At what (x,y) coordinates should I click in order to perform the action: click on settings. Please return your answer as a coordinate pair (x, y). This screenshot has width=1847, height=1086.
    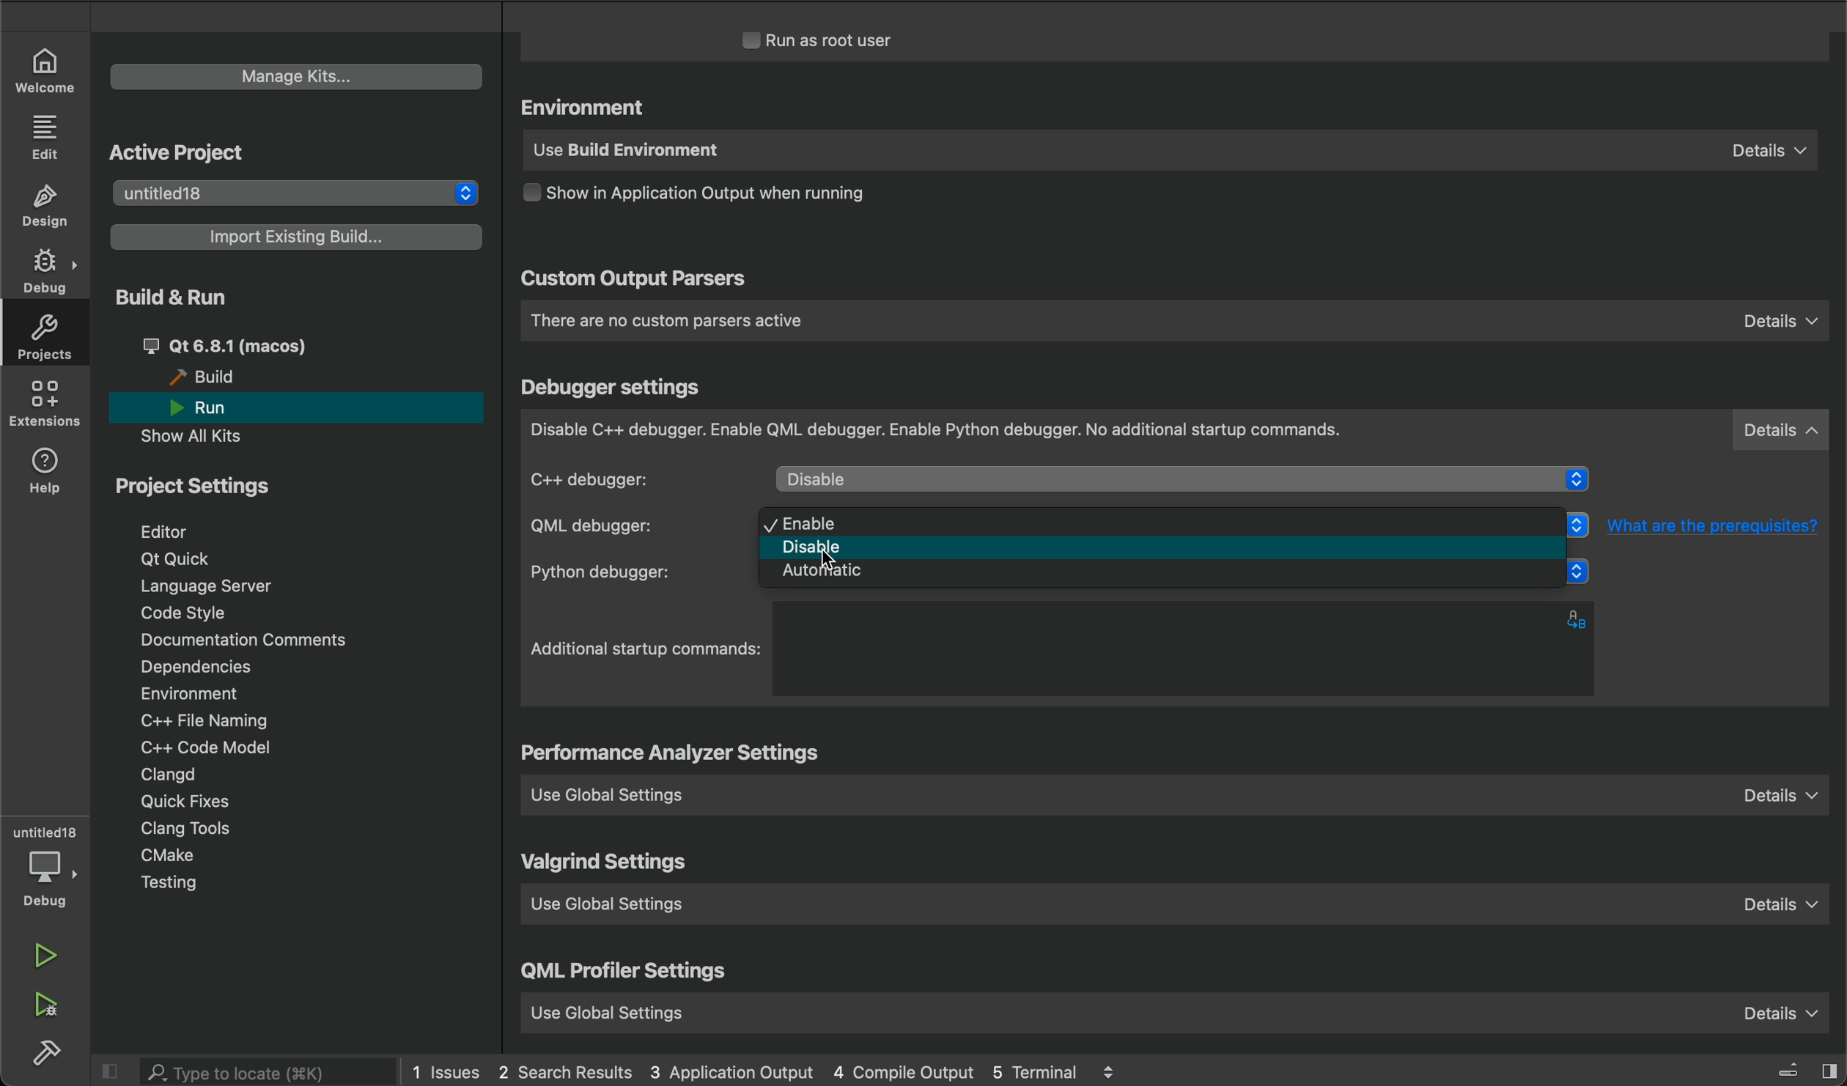
    Looking at the image, I should click on (676, 755).